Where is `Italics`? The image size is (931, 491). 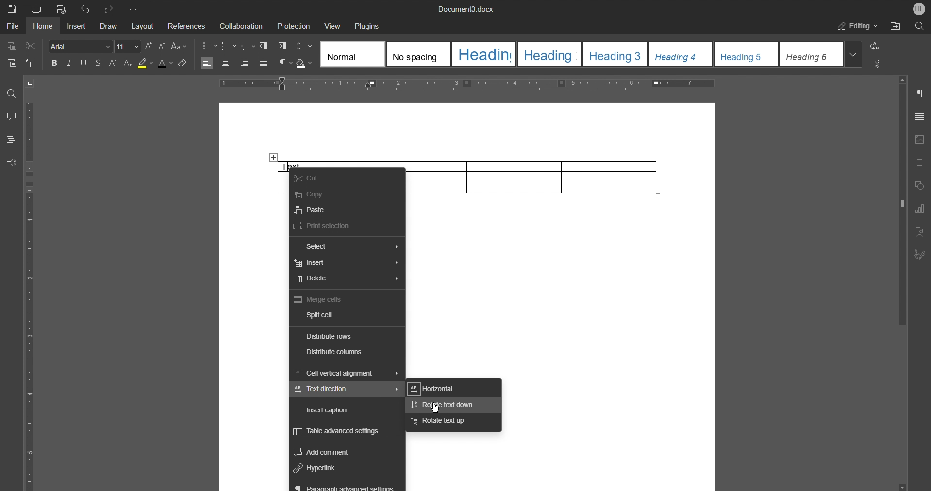 Italics is located at coordinates (70, 64).